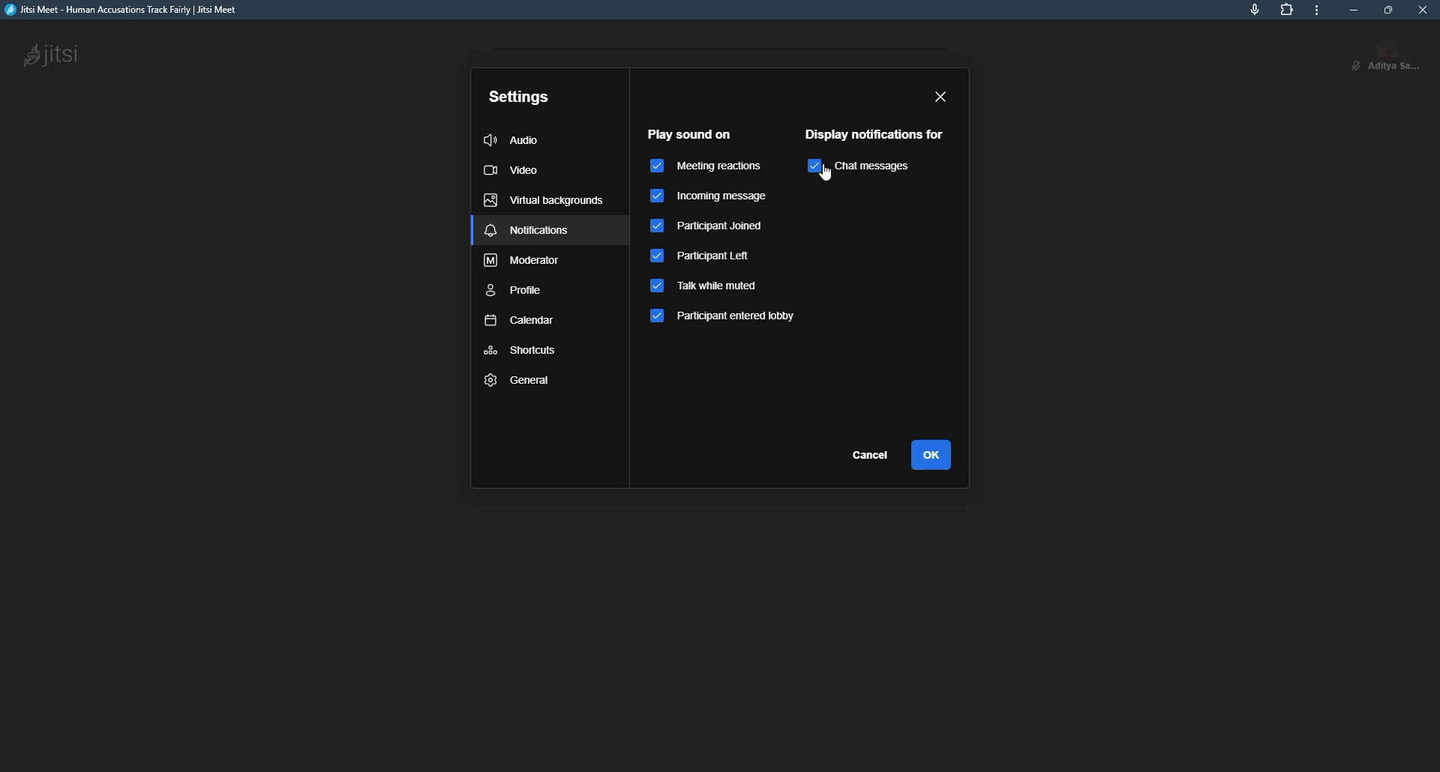 The height and width of the screenshot is (772, 1440). What do you see at coordinates (706, 196) in the screenshot?
I see `incoming message` at bounding box center [706, 196].